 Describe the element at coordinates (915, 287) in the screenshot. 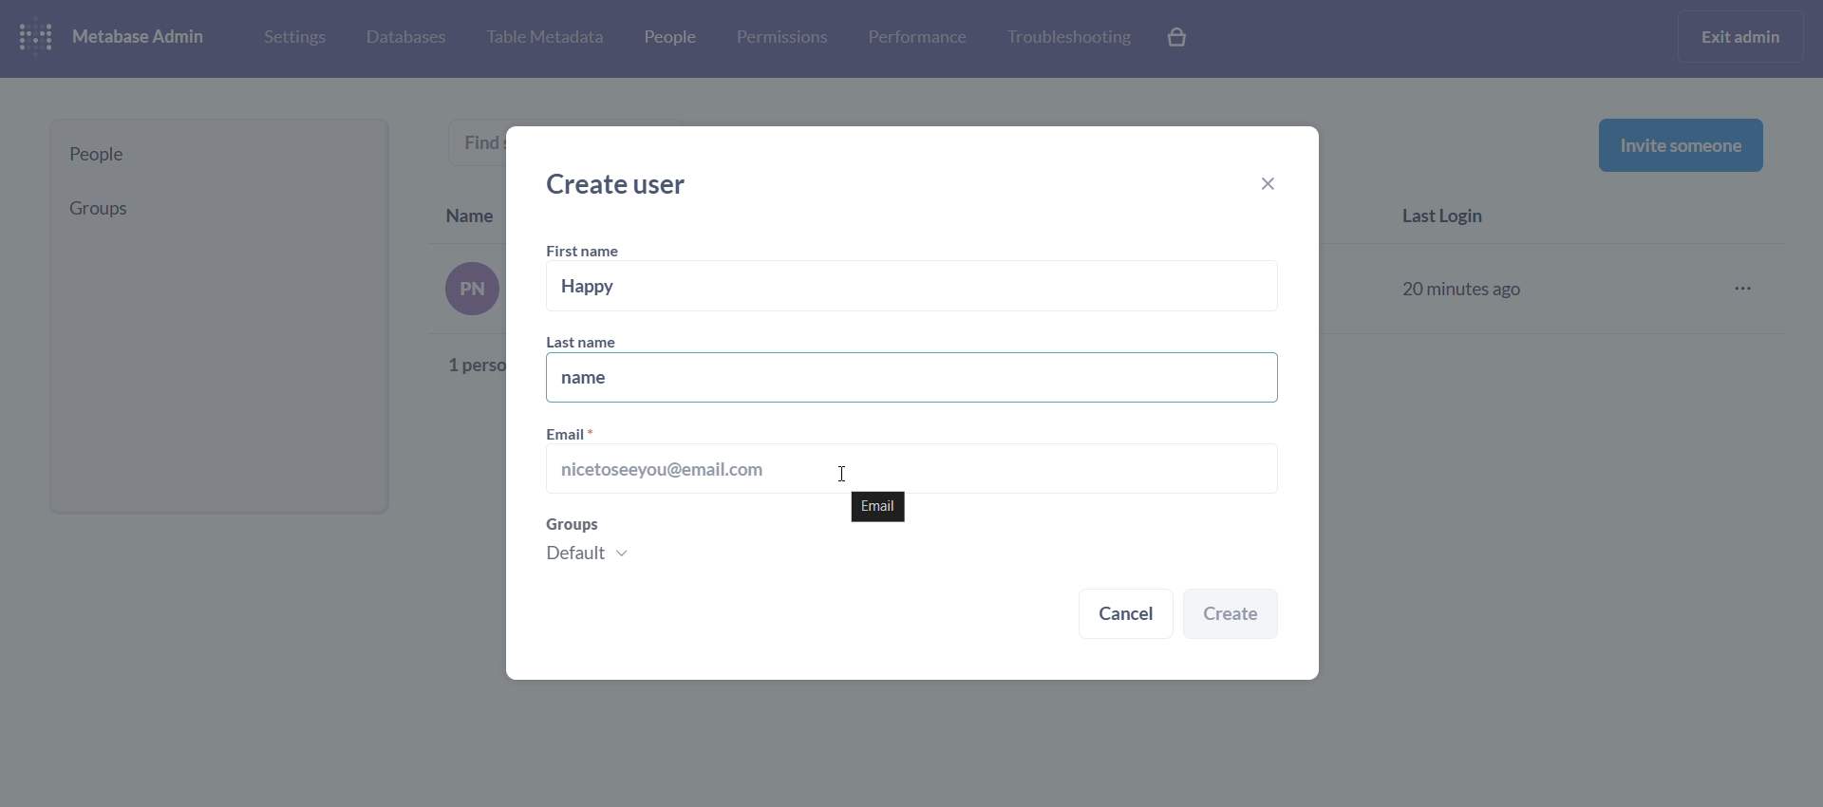

I see `happy` at that location.